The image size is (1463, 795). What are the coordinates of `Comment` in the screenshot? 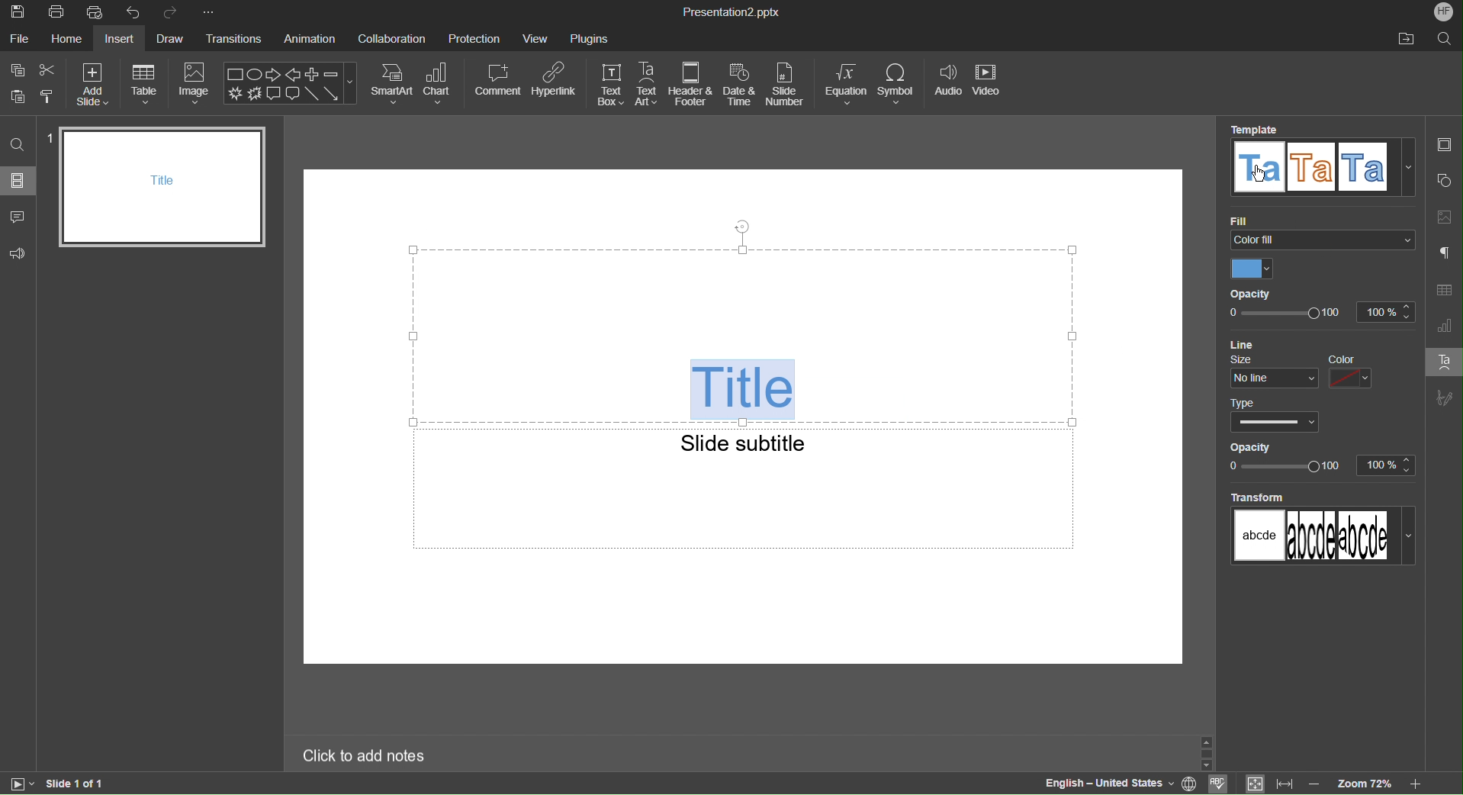 It's located at (499, 84).